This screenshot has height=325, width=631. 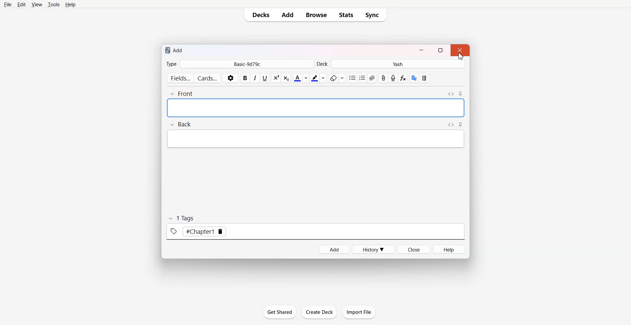 What do you see at coordinates (315, 139) in the screenshot?
I see `back input field` at bounding box center [315, 139].